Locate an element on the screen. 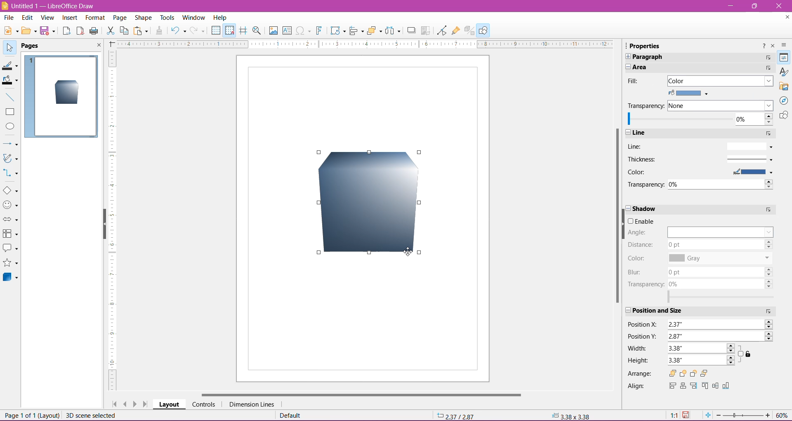 The width and height of the screenshot is (792, 421). Undo is located at coordinates (178, 31).